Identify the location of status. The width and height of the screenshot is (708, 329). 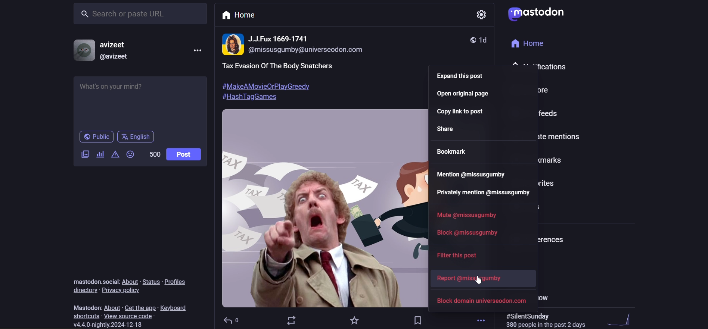
(151, 281).